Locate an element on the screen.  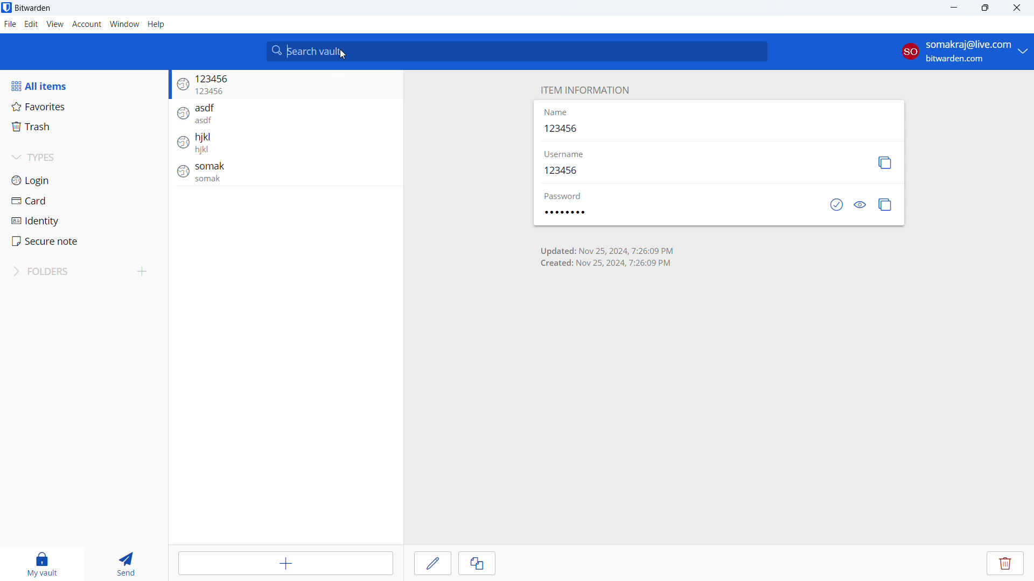
edit is located at coordinates (433, 563).